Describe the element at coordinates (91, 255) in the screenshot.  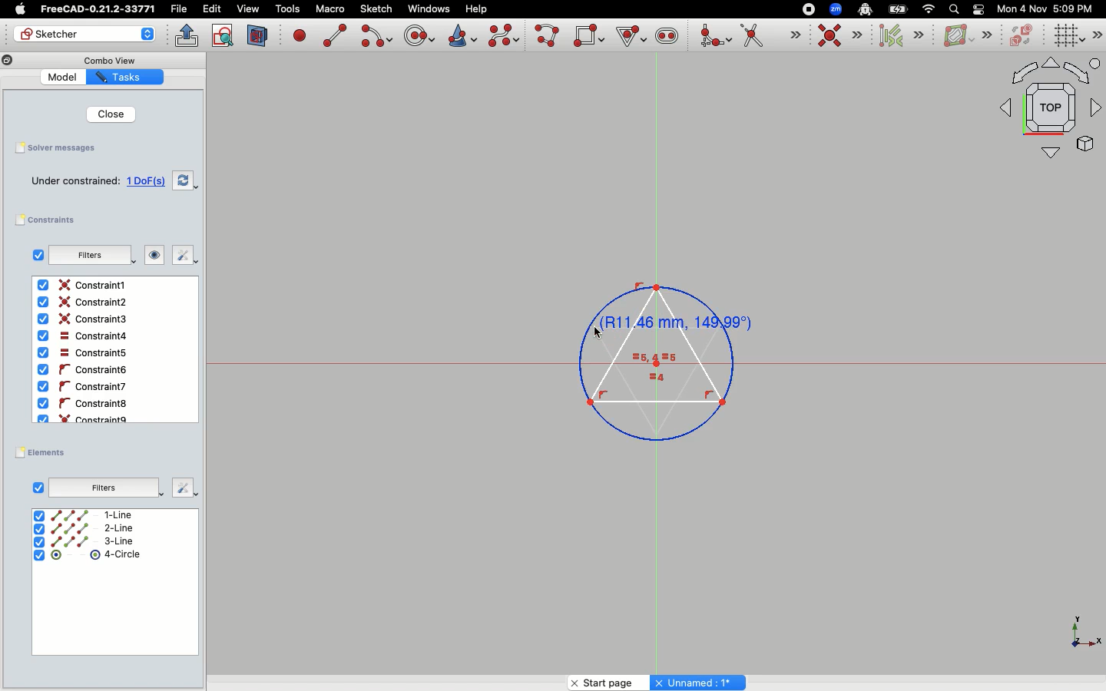
I see `Filters` at that location.